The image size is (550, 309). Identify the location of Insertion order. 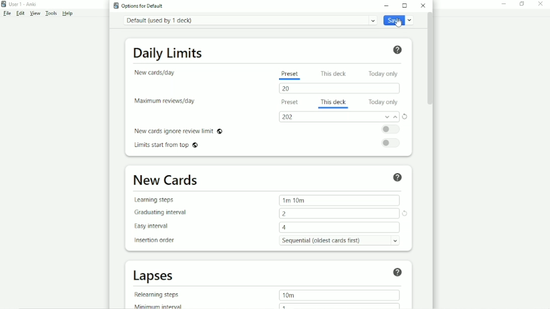
(158, 241).